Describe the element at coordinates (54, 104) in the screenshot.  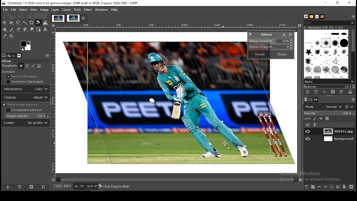
I see `vertical scale` at that location.